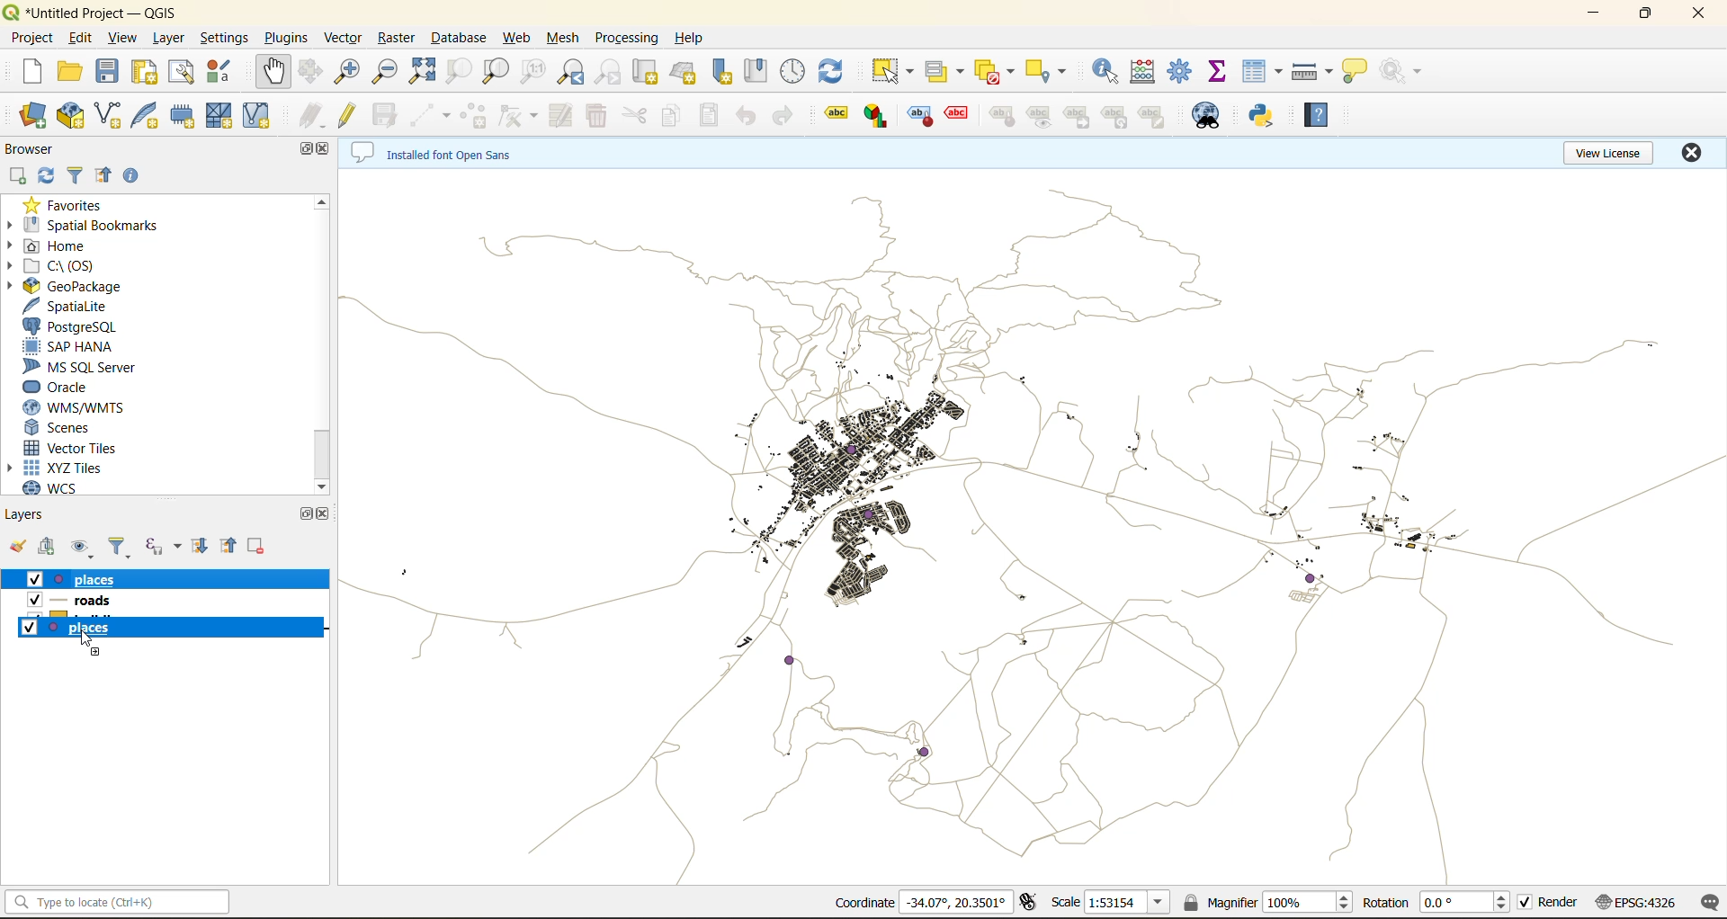 The image size is (1727, 919). I want to click on modify, so click(567, 116).